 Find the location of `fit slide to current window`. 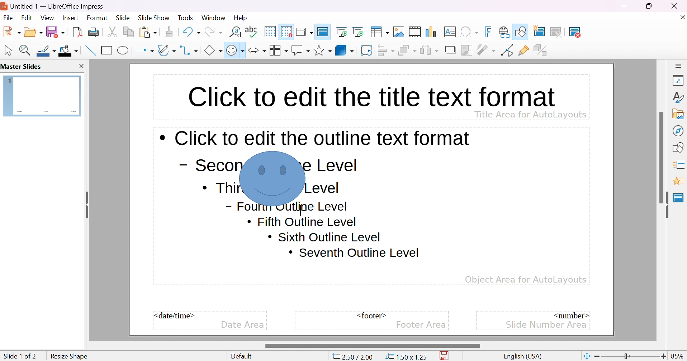

fit slide to current window is located at coordinates (586, 356).